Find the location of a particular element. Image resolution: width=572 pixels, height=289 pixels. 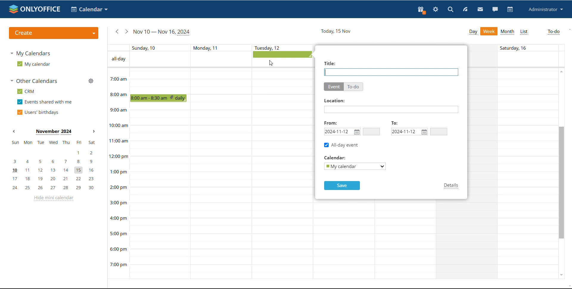

scrollbar is located at coordinates (562, 183).